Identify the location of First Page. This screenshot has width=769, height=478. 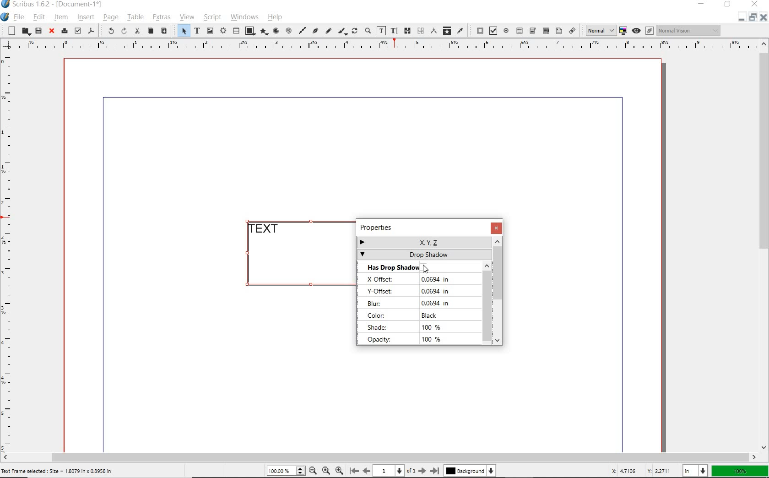
(354, 471).